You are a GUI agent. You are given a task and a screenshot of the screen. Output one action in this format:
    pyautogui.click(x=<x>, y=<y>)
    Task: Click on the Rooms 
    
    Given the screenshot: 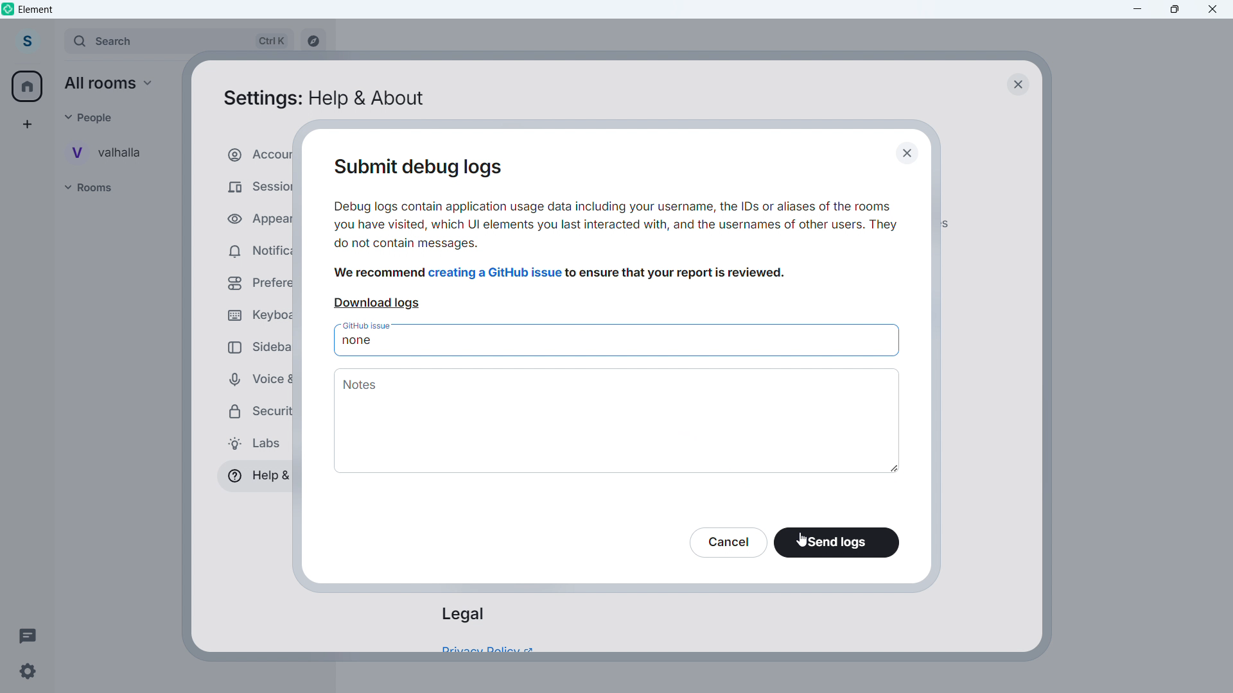 What is the action you would take?
    pyautogui.click(x=100, y=188)
    